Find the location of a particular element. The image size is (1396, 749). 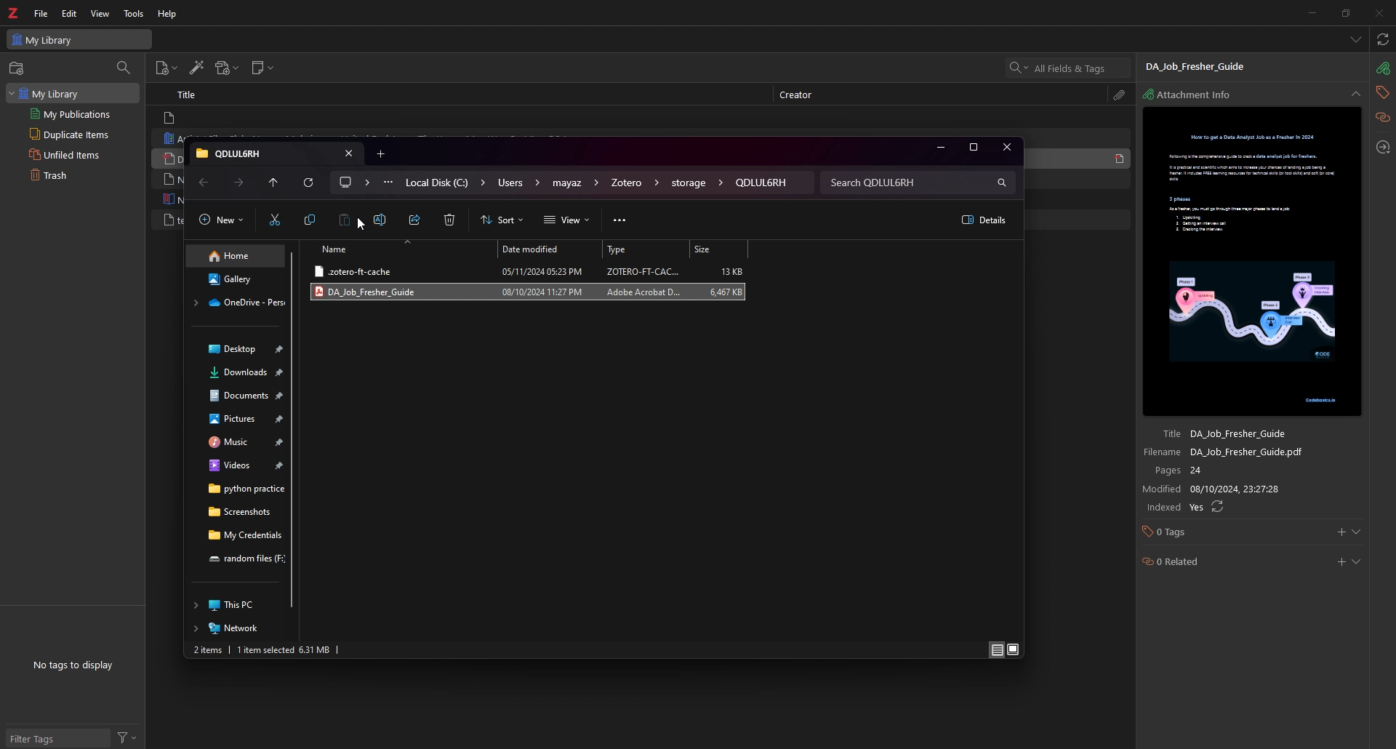

folder is located at coordinates (238, 490).